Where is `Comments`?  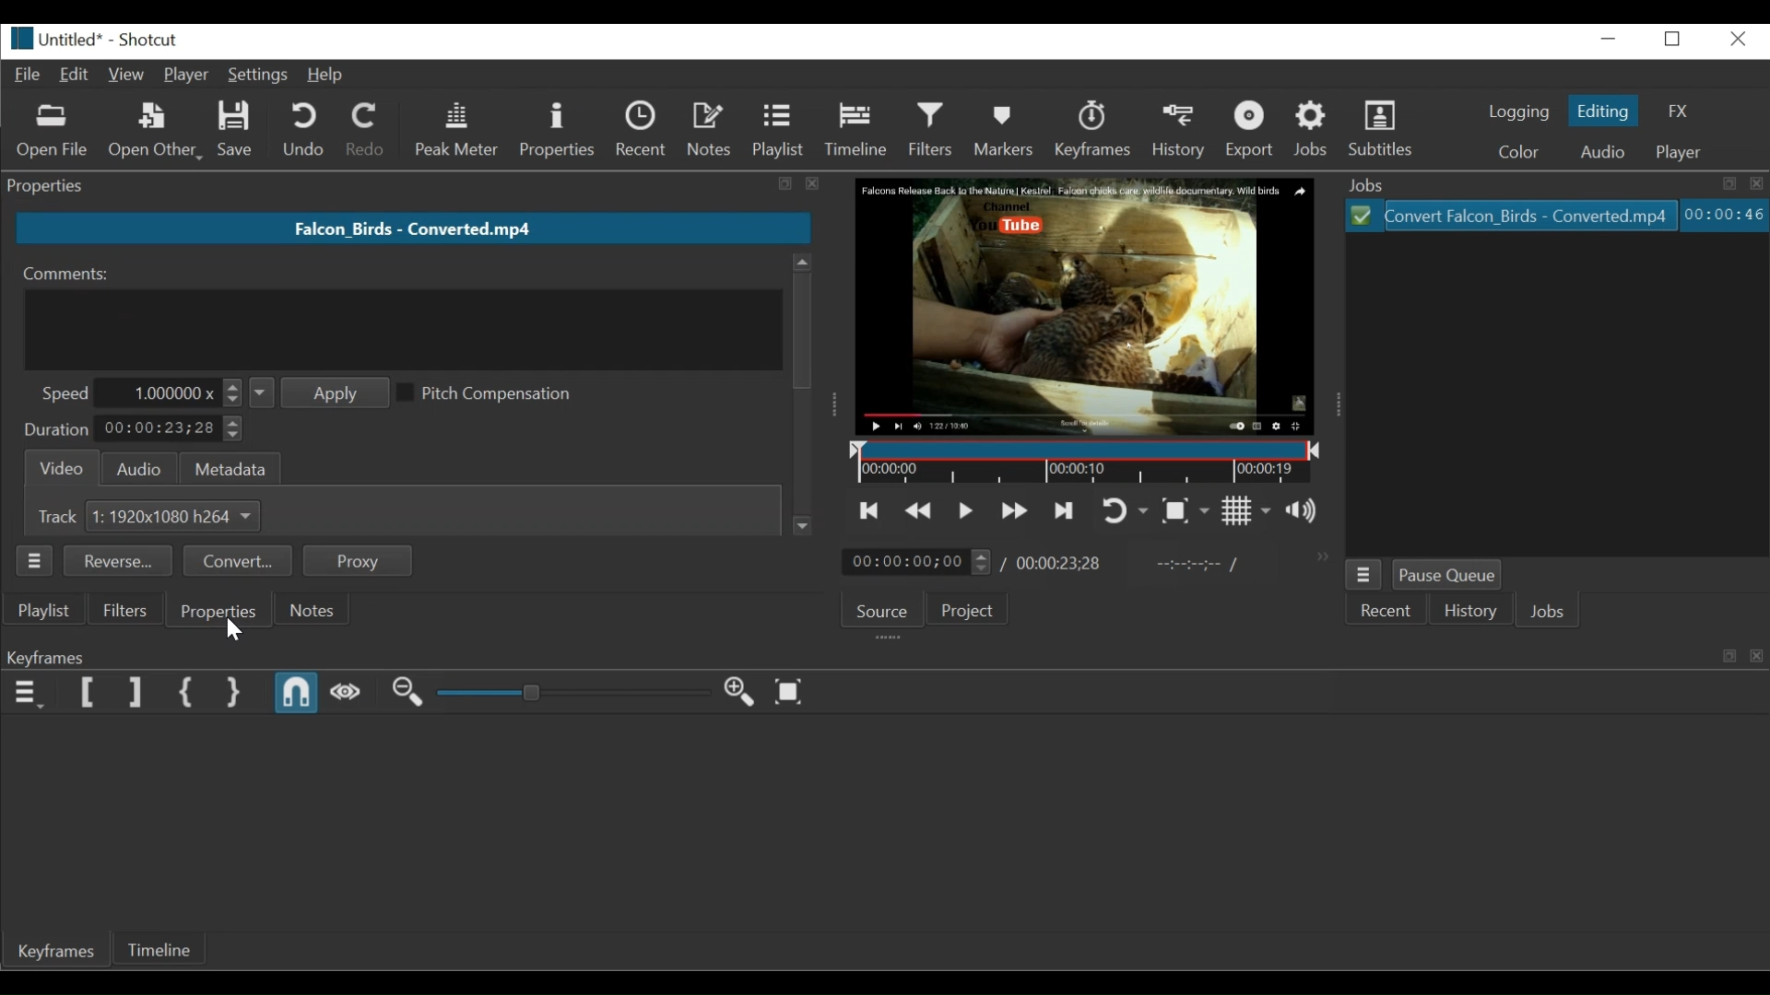 Comments is located at coordinates (70, 274).